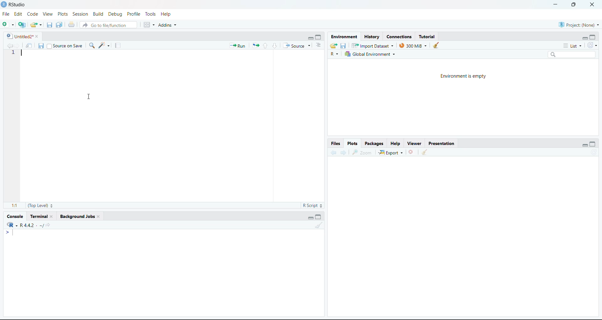 The image size is (602, 320). Describe the element at coordinates (167, 25) in the screenshot. I see ` Addins ` at that location.